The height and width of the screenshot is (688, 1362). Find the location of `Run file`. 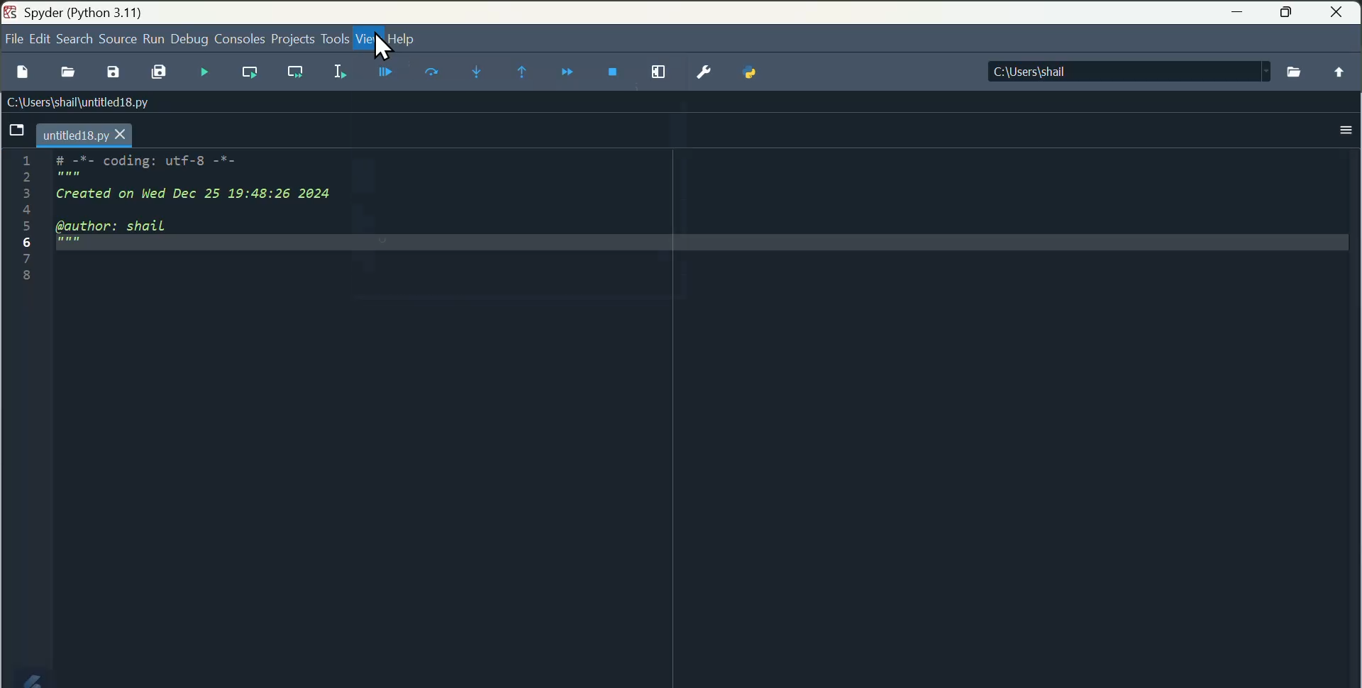

Run file is located at coordinates (206, 71).